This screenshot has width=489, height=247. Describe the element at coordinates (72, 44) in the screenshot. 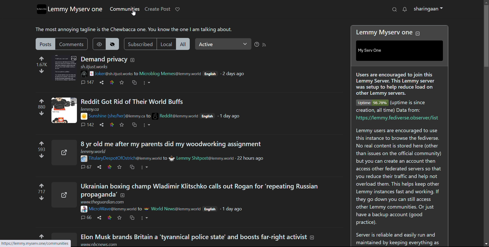

I see `comments` at that location.